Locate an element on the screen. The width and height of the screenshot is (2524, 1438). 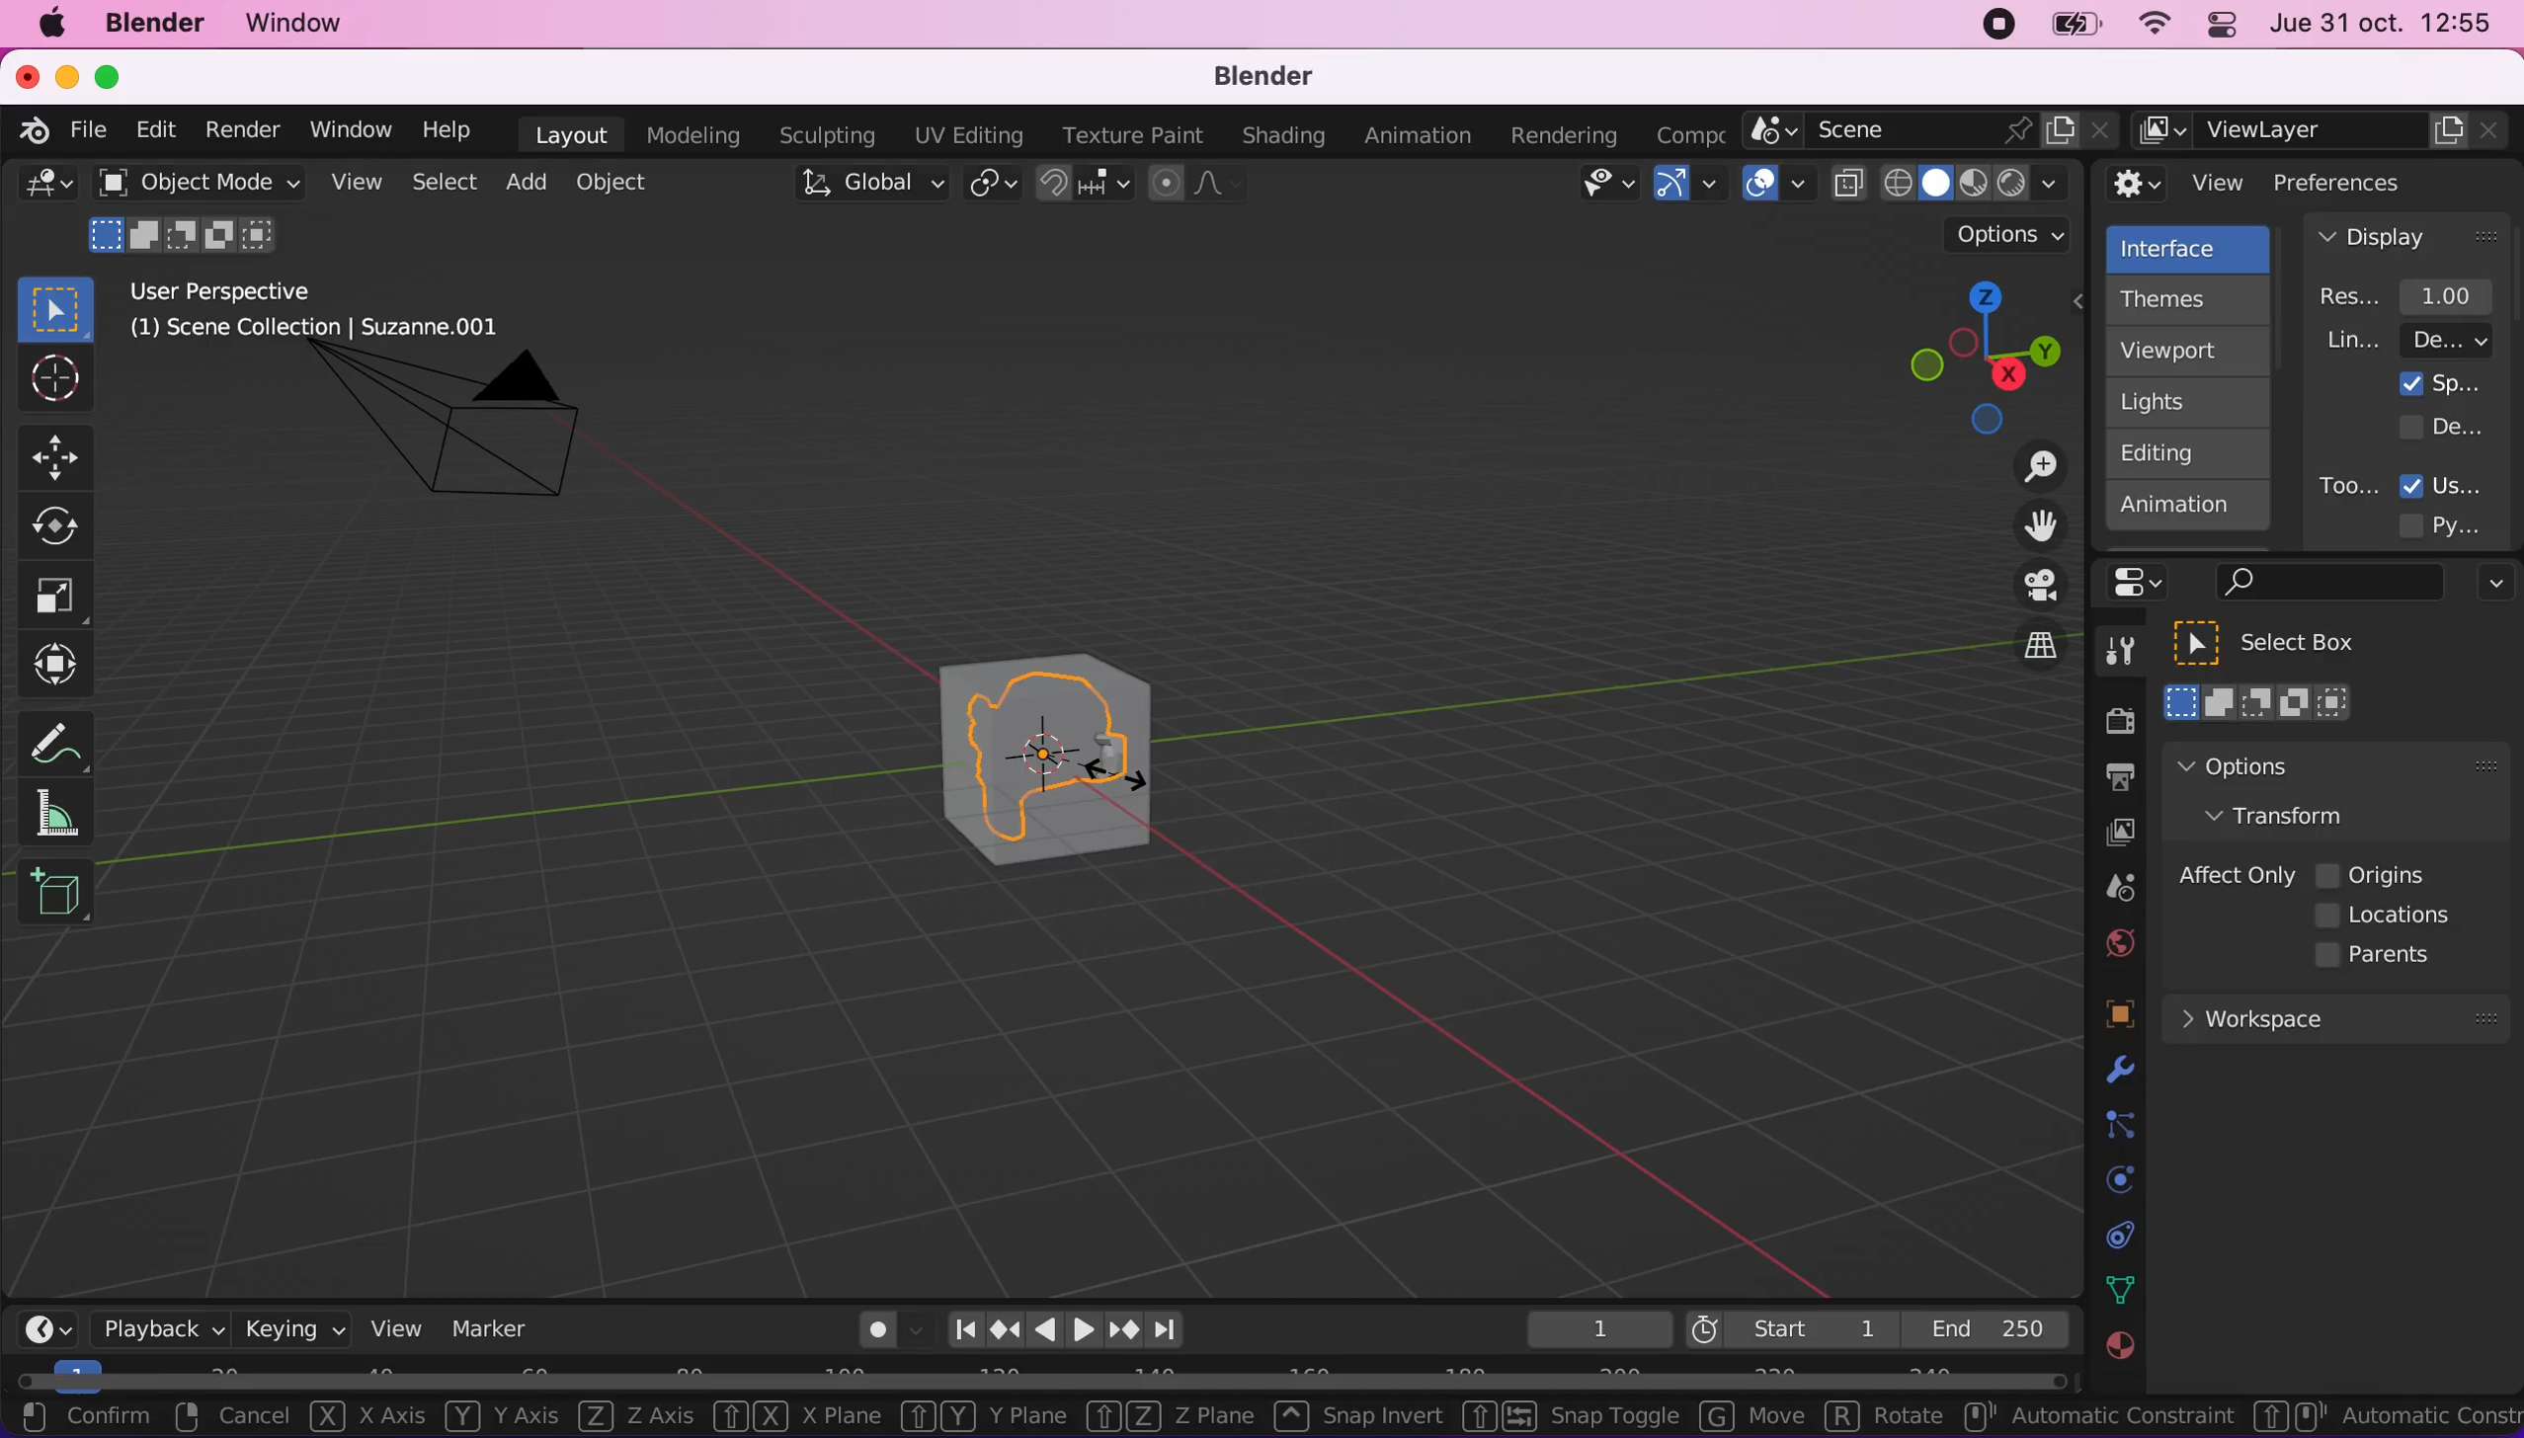
line width is located at coordinates (2407, 340).